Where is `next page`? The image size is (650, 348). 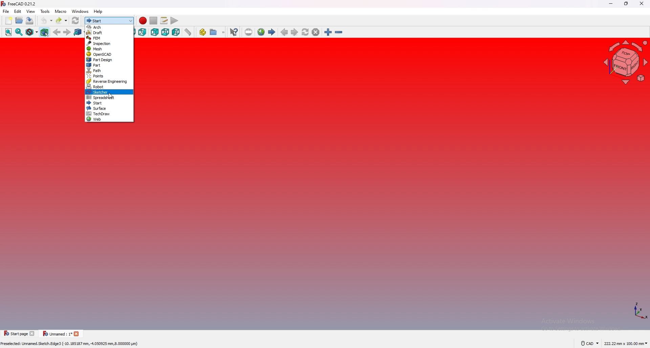 next page is located at coordinates (295, 32).